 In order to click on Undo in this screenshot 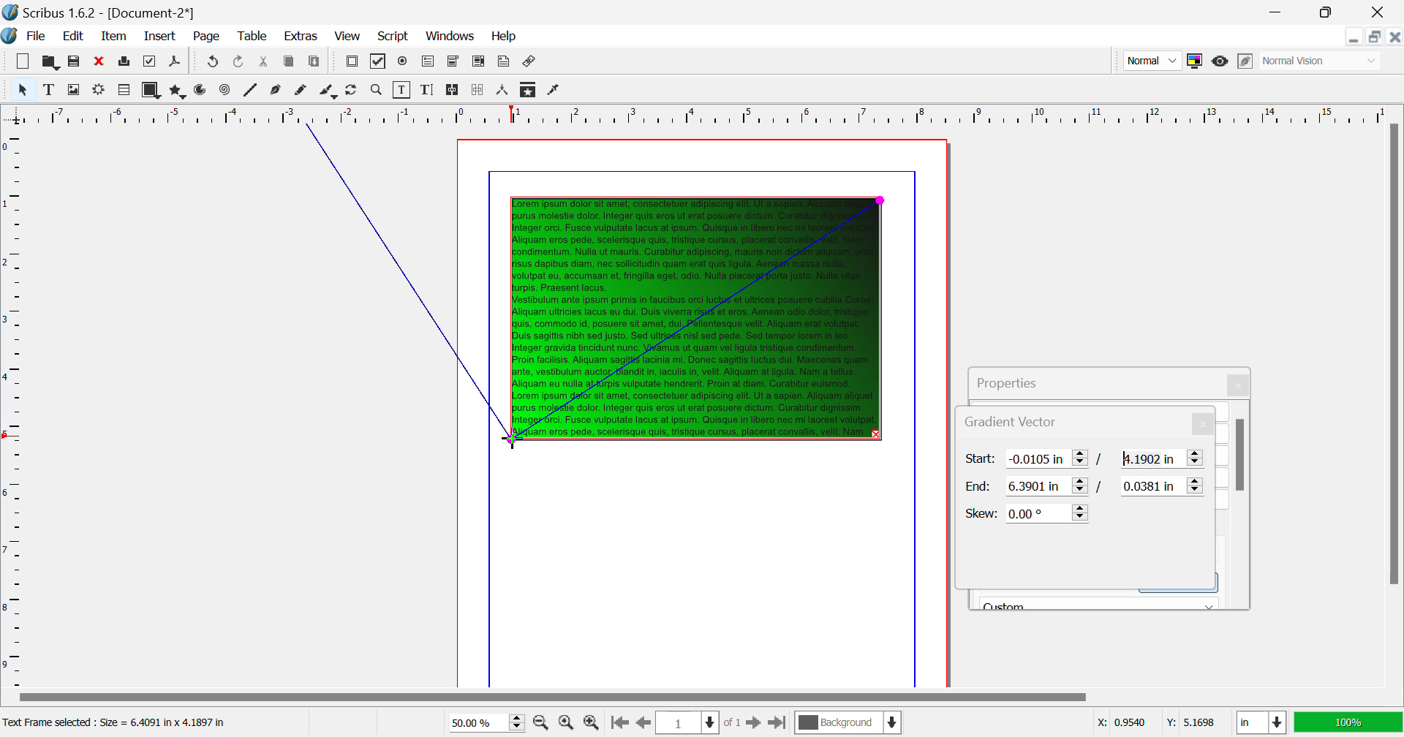, I will do `click(241, 63)`.